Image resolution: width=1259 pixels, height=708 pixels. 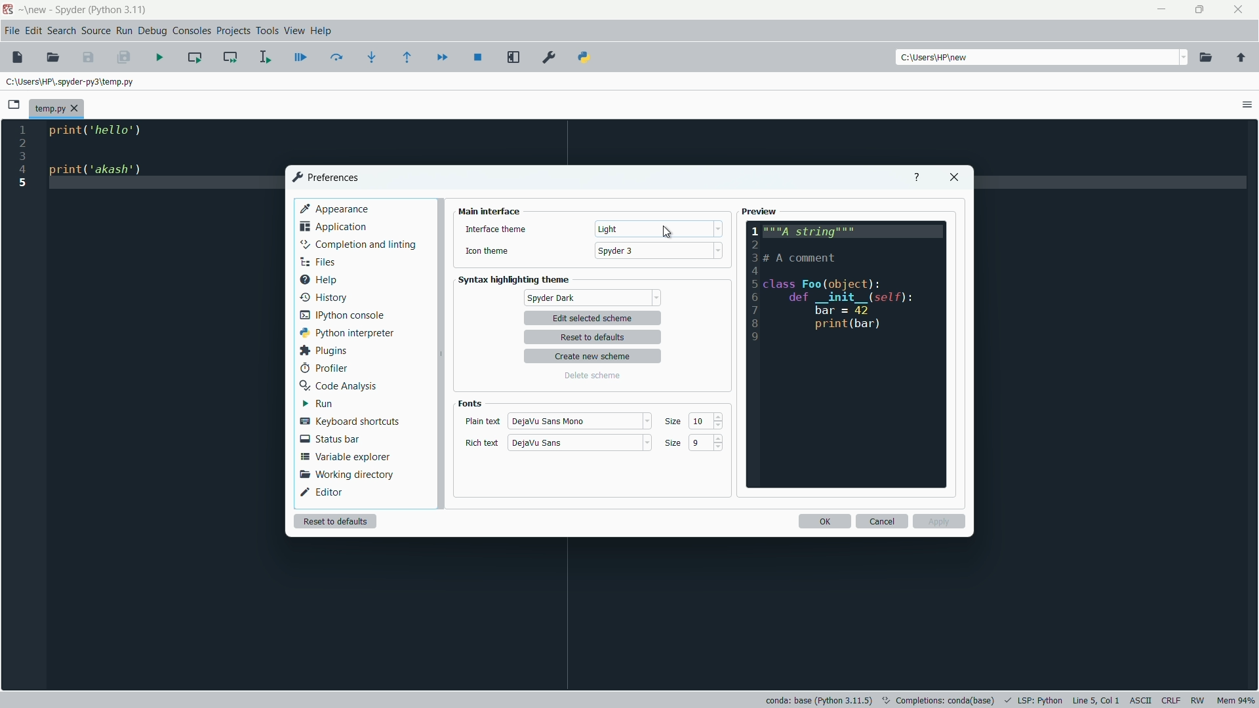 I want to click on application, so click(x=333, y=226).